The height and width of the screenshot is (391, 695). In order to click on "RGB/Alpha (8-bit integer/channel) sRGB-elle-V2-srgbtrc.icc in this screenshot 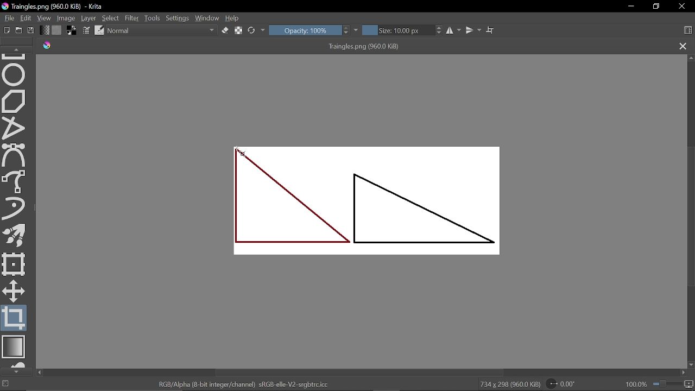, I will do `click(243, 384)`.